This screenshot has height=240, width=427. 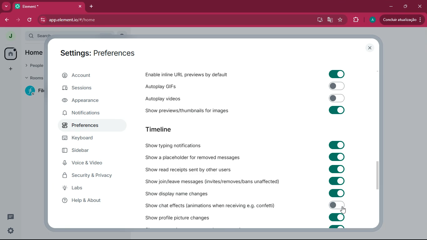 What do you see at coordinates (402, 20) in the screenshot?
I see `update` at bounding box center [402, 20].